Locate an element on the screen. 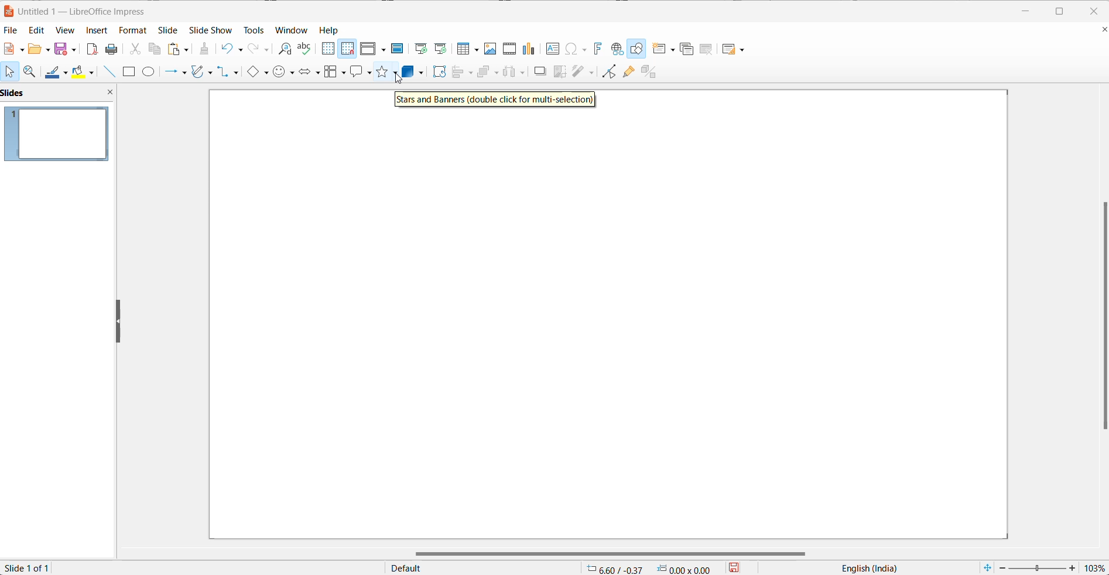 Image resolution: width=1109 pixels, height=575 pixels. English(India) is located at coordinates (863, 569).